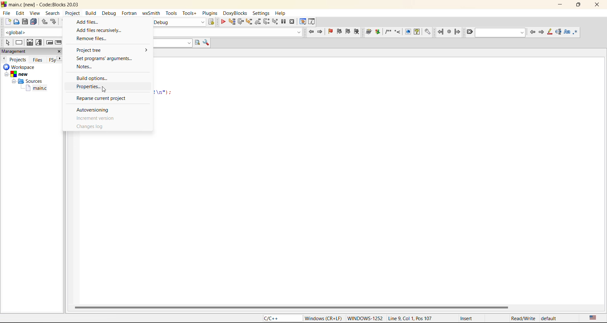 Image resolution: width=607 pixels, height=323 pixels. I want to click on Sources, so click(26, 82).